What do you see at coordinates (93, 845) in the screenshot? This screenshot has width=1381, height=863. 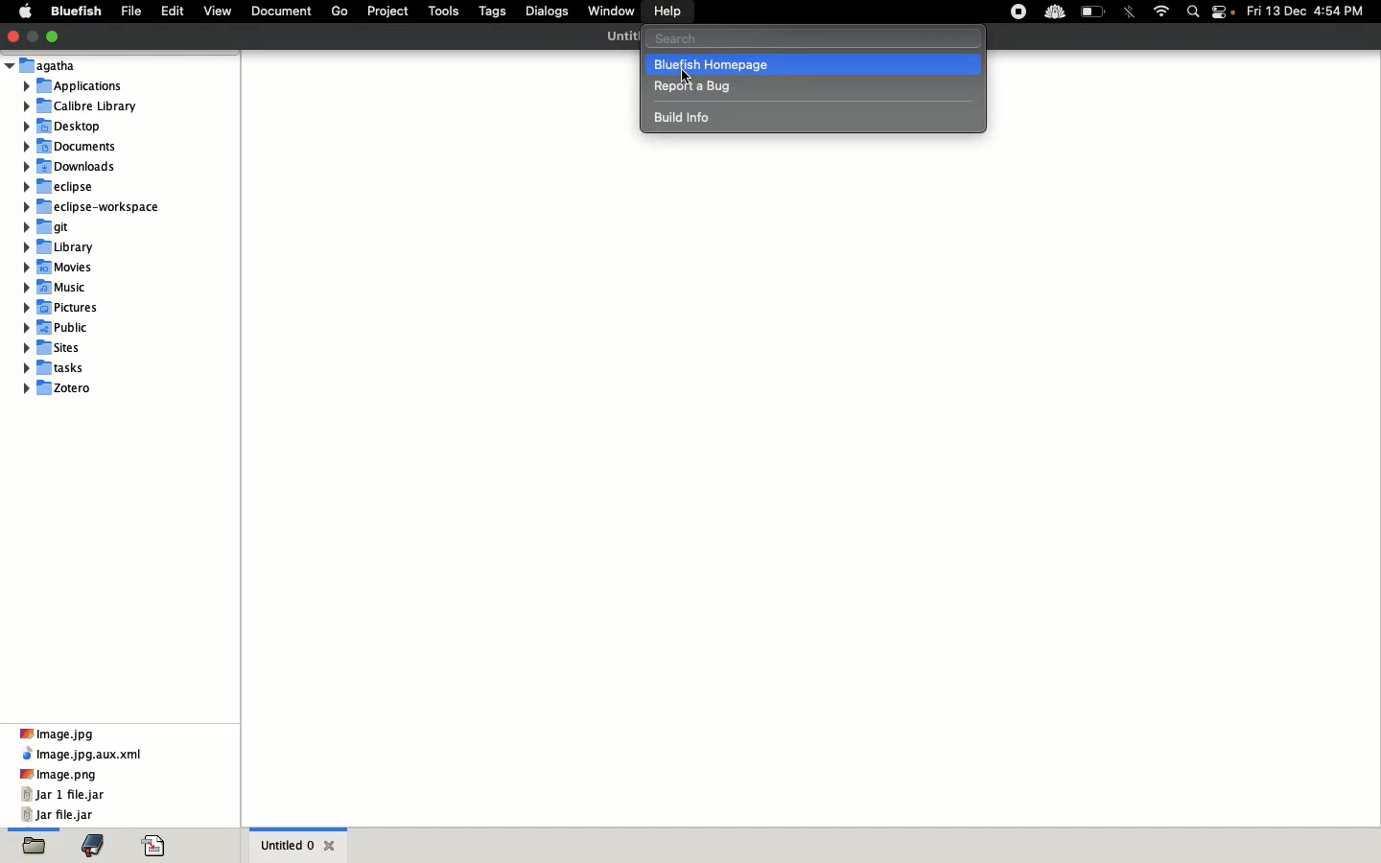 I see `Bookmark` at bounding box center [93, 845].